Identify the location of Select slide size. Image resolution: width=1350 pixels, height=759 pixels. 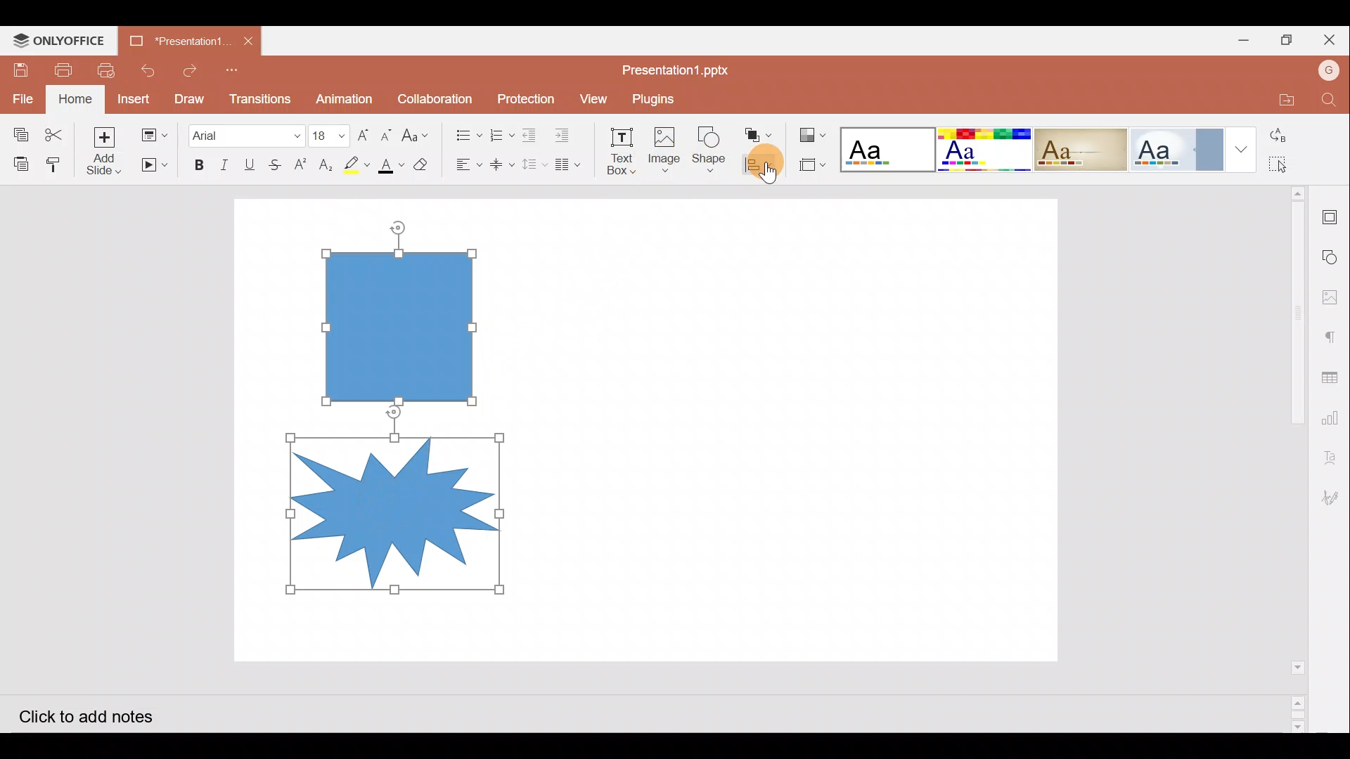
(811, 165).